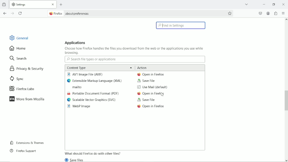 This screenshot has height=162, width=288. Describe the element at coordinates (75, 87) in the screenshot. I see `mailto` at that location.